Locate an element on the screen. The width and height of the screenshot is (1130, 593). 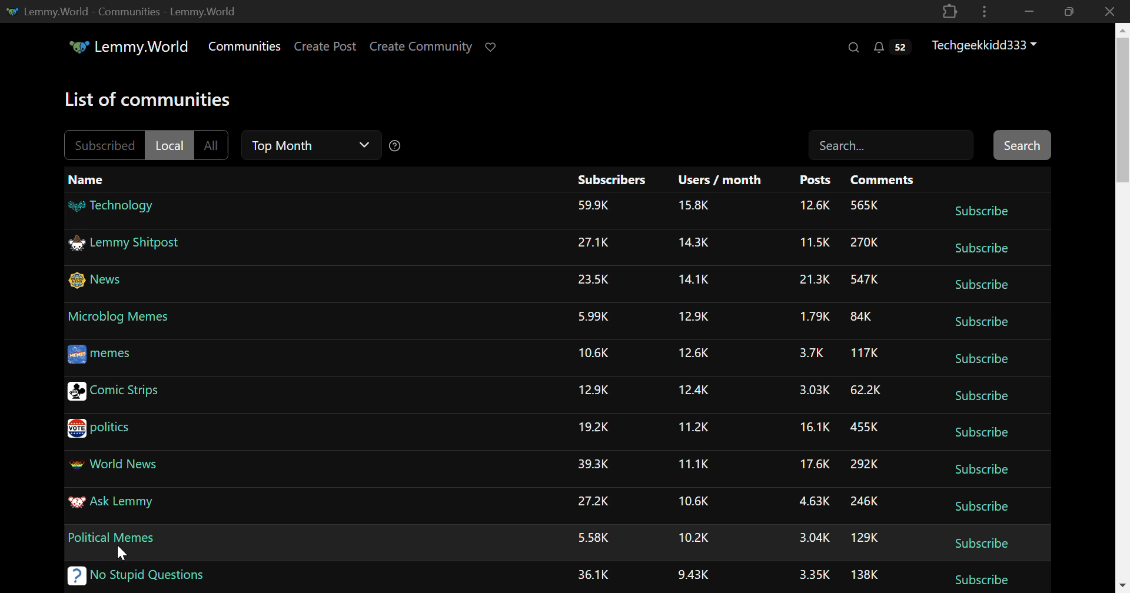
Technology is located at coordinates (113, 208).